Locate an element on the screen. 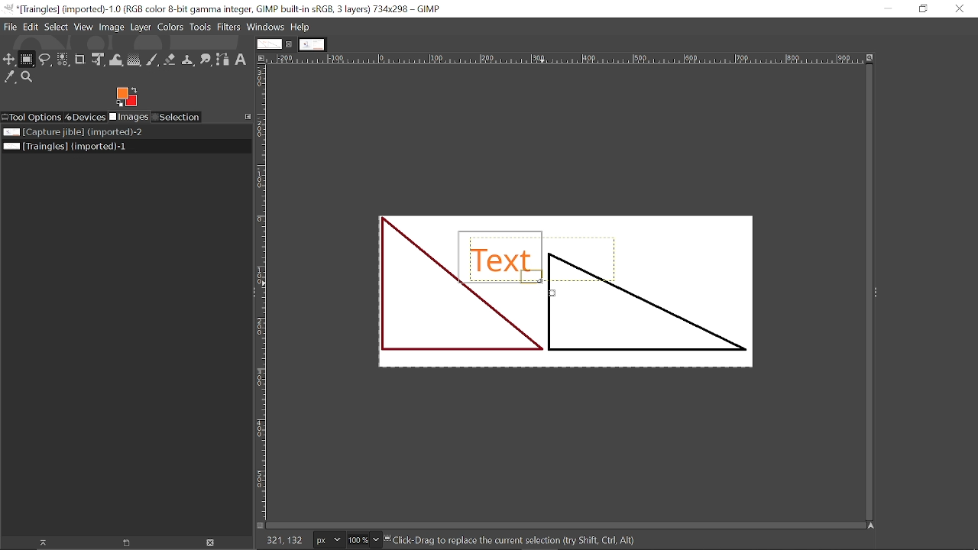 Image resolution: width=978 pixels, height=550 pixels. Current image units is located at coordinates (325, 539).